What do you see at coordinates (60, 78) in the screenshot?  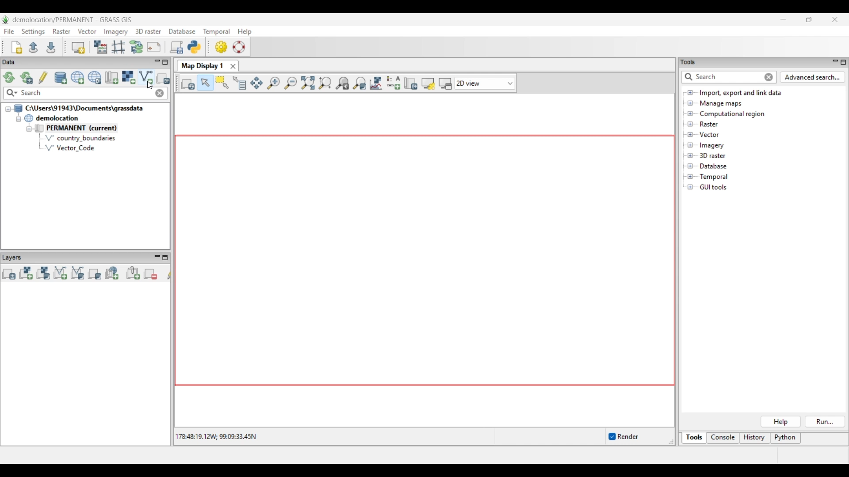 I see `Add existing or create new database` at bounding box center [60, 78].